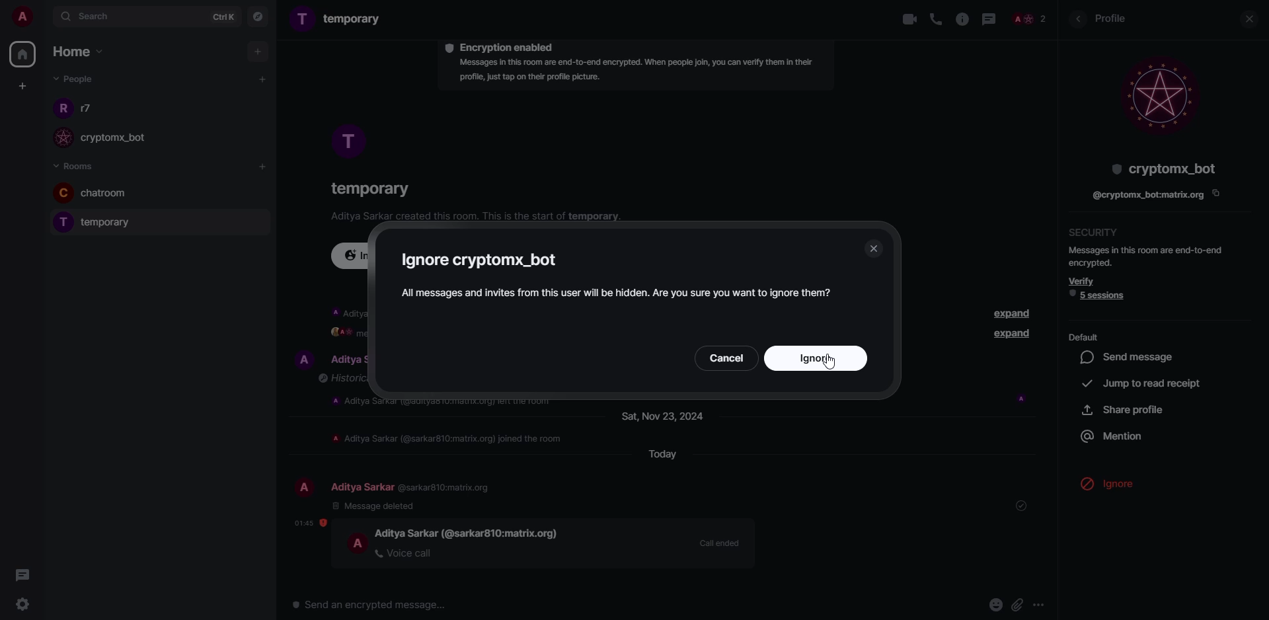 This screenshot has width=1269, height=620. Describe the element at coordinates (1239, 484) in the screenshot. I see `expand` at that location.